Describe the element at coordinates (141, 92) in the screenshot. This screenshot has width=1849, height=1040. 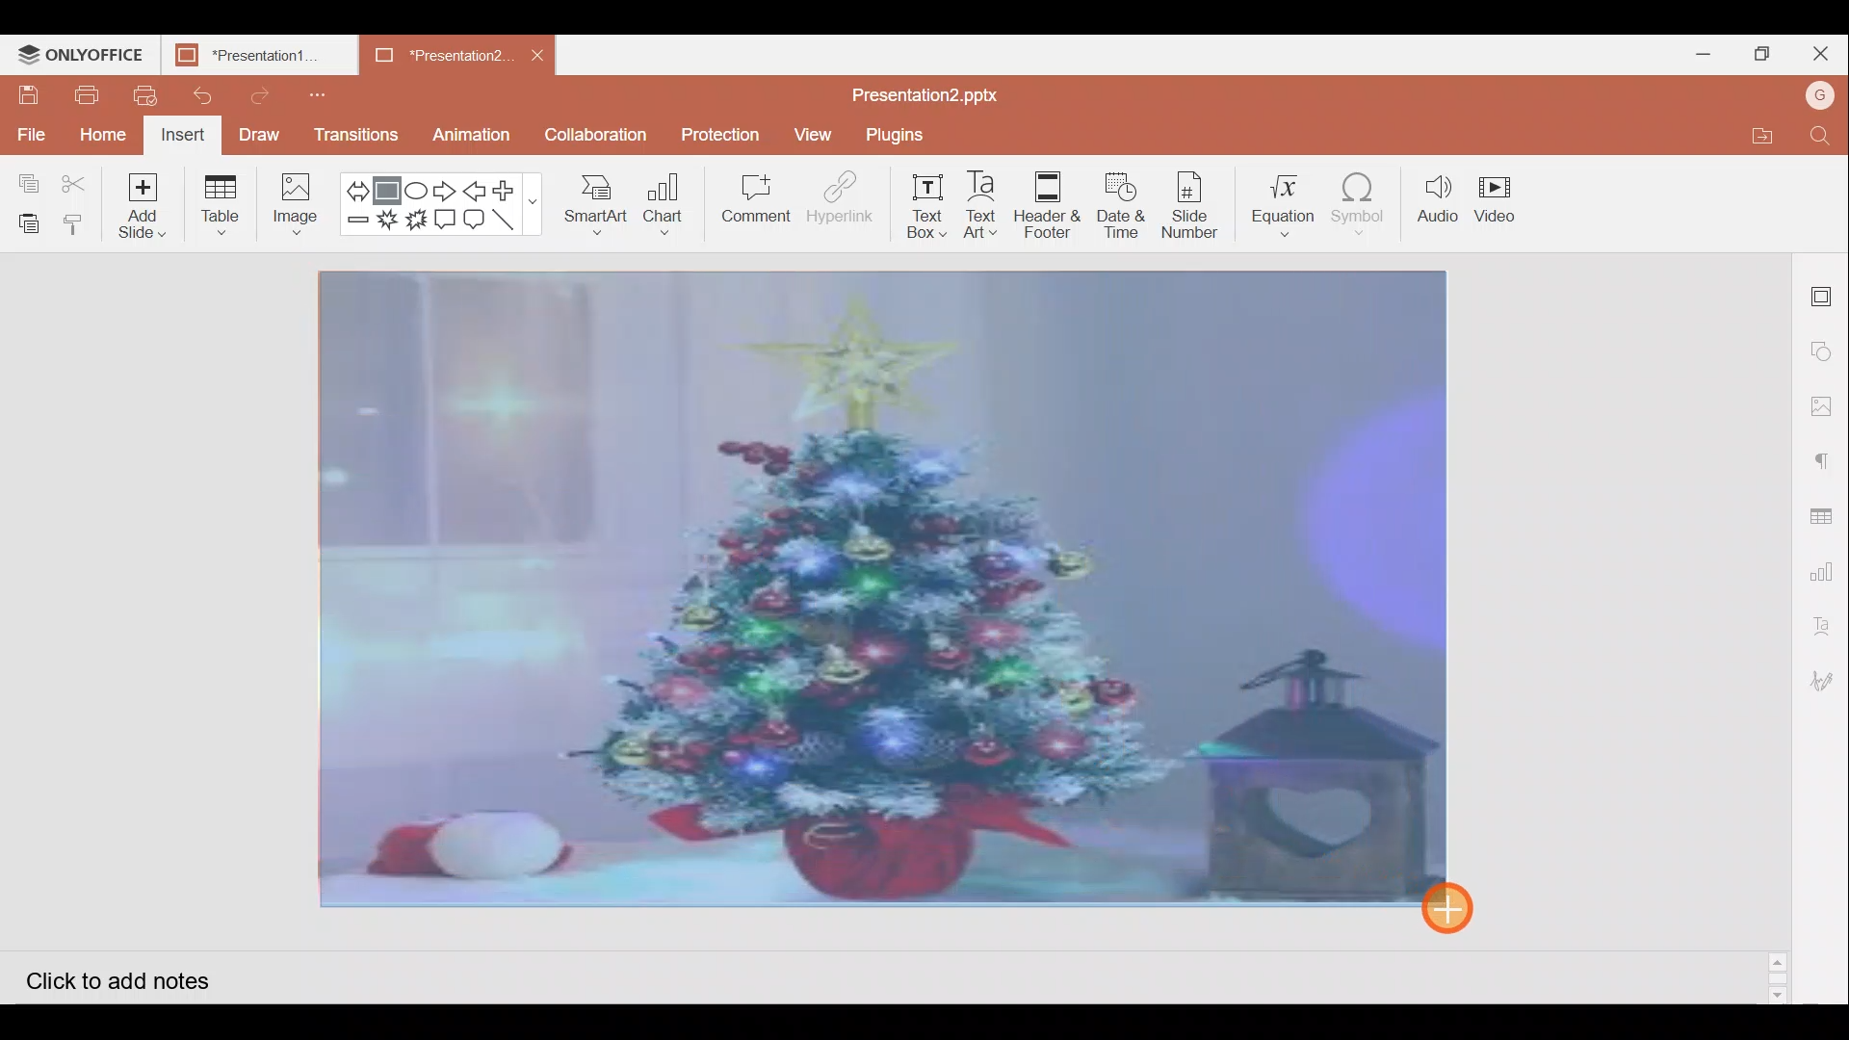
I see `Quick print` at that location.